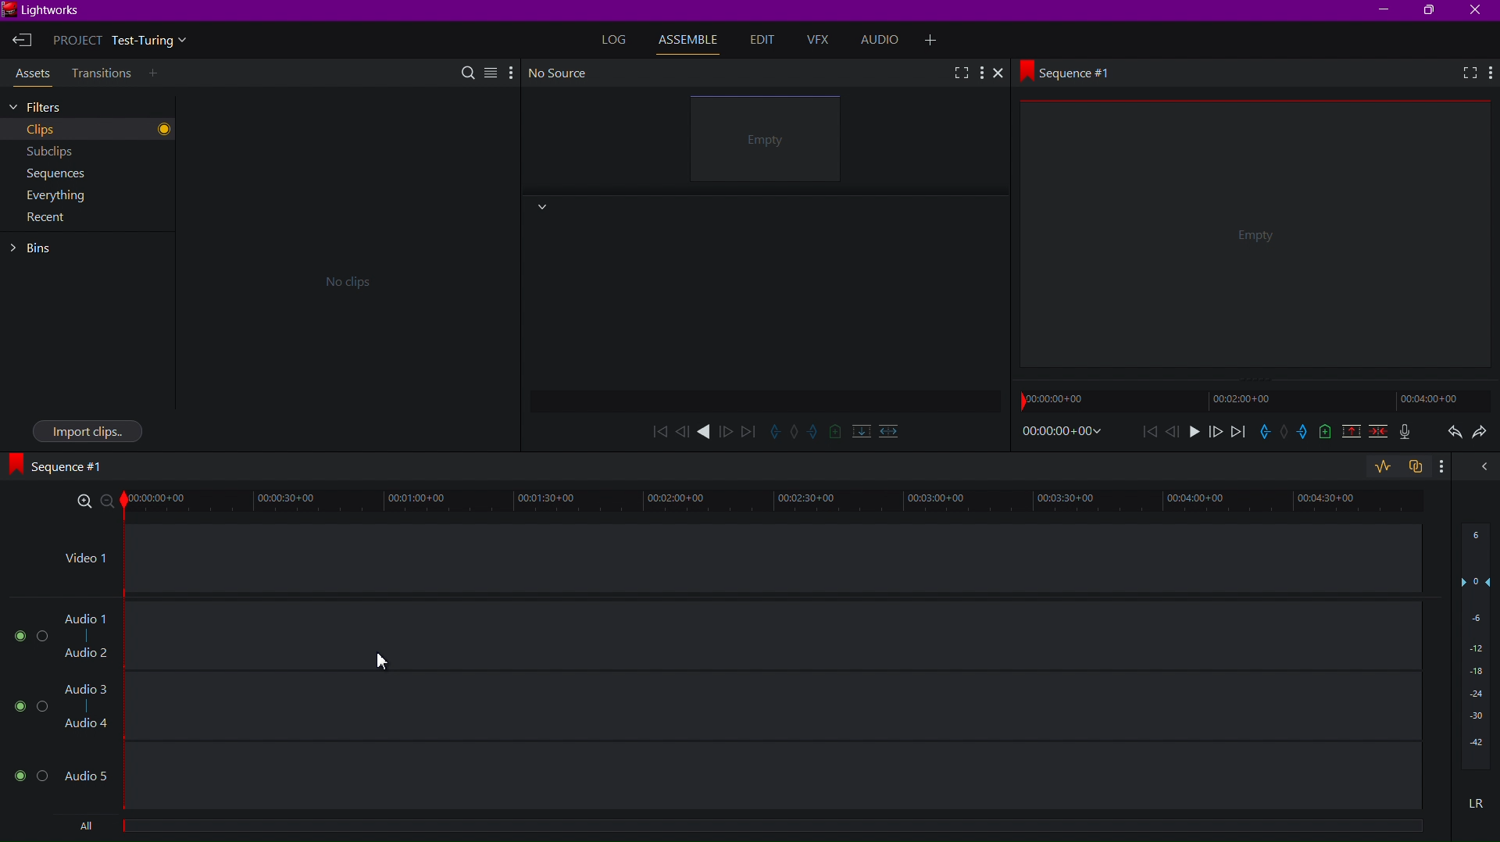  Describe the element at coordinates (63, 466) in the screenshot. I see `Sequence #1` at that location.